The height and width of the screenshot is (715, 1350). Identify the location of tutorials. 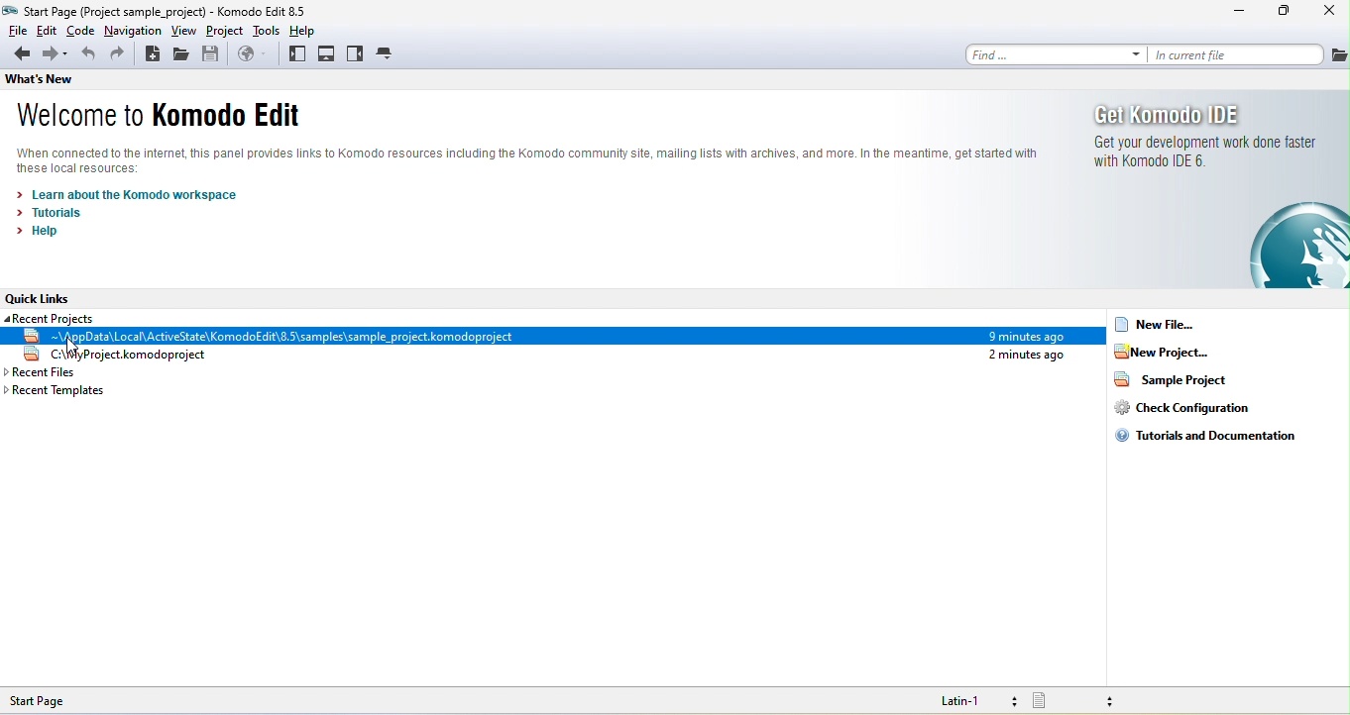
(54, 214).